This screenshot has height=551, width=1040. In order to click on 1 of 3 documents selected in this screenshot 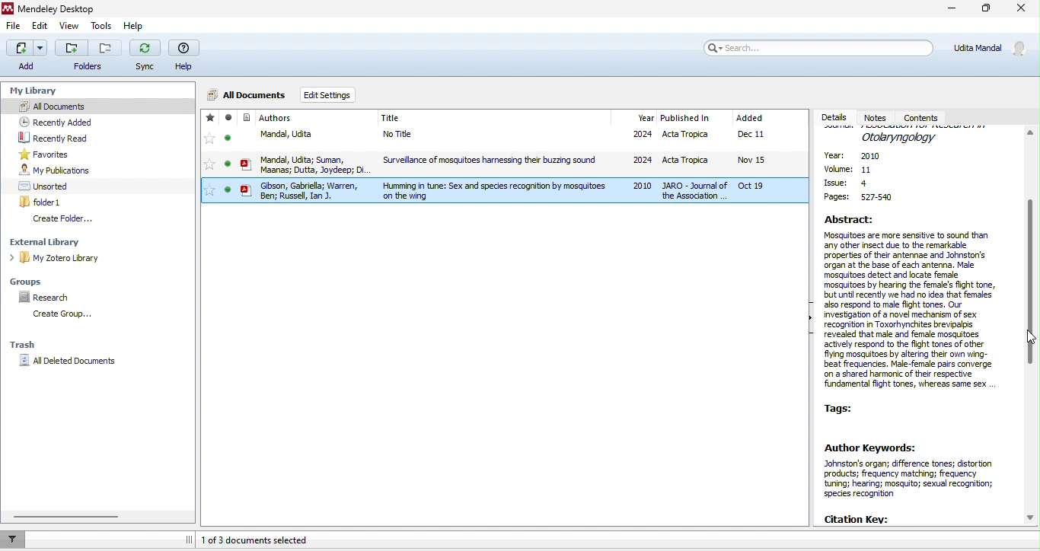, I will do `click(261, 540)`.